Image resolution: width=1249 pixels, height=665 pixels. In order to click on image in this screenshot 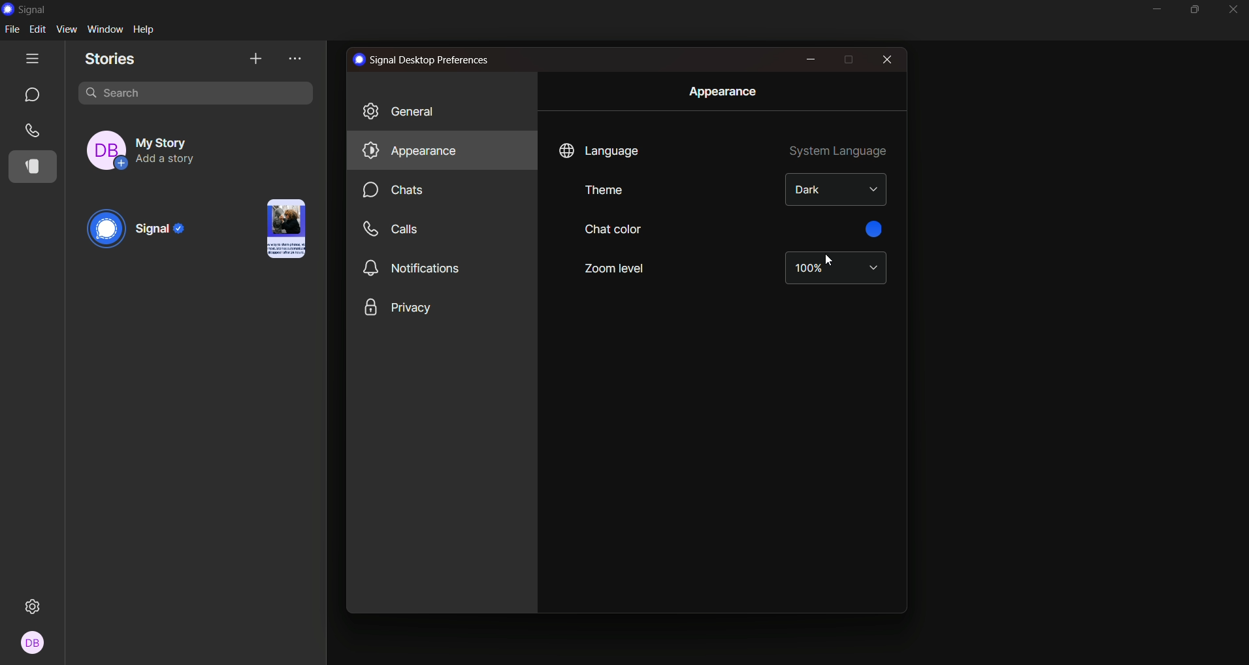, I will do `click(282, 228)`.